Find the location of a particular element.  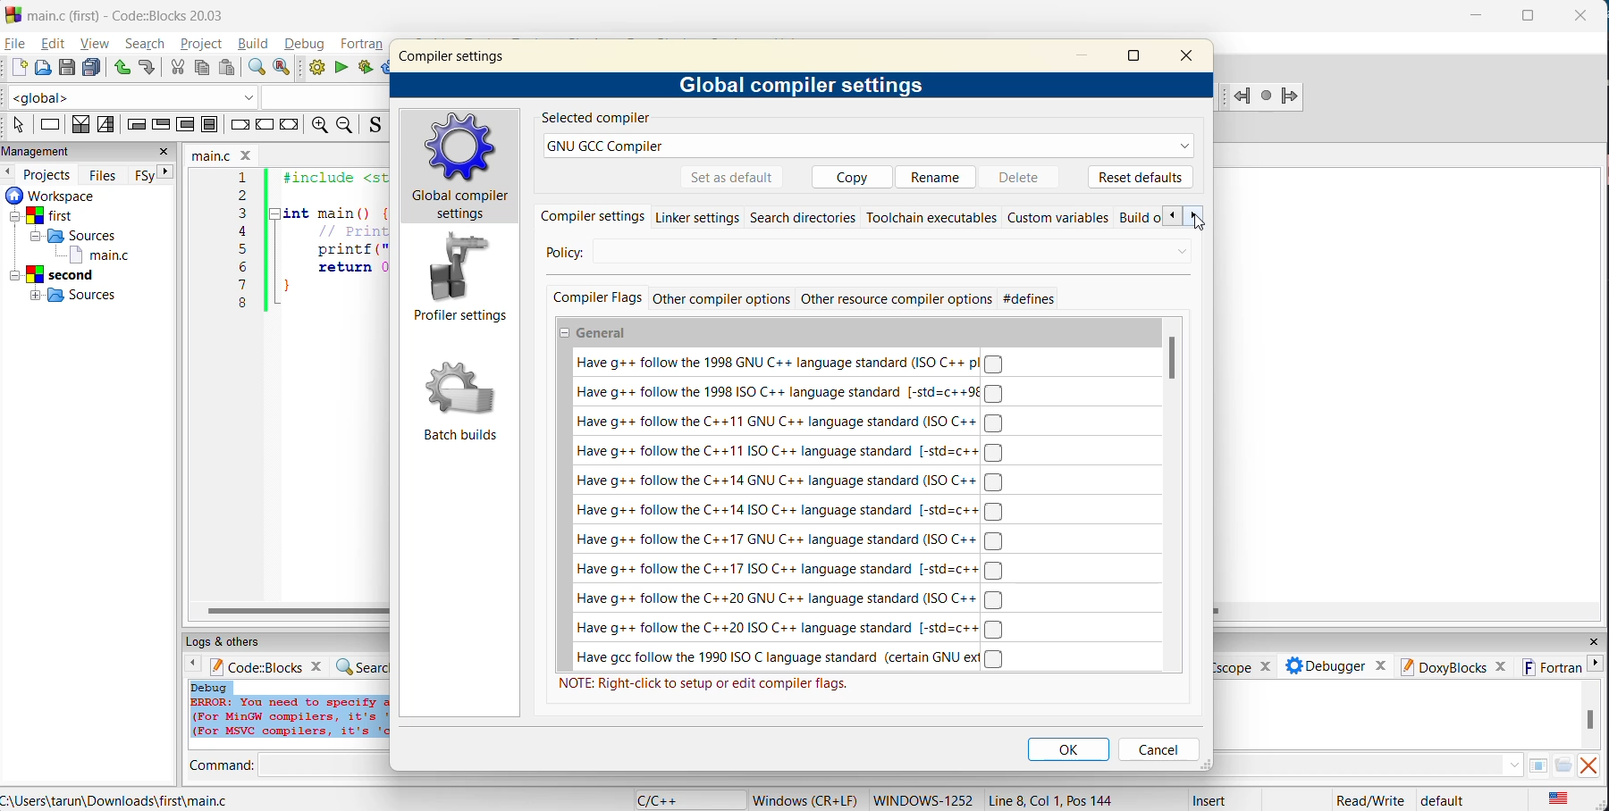

Have g++ follow the C++14 GNU C++ language standard (ISO C++ is located at coordinates (796, 481).